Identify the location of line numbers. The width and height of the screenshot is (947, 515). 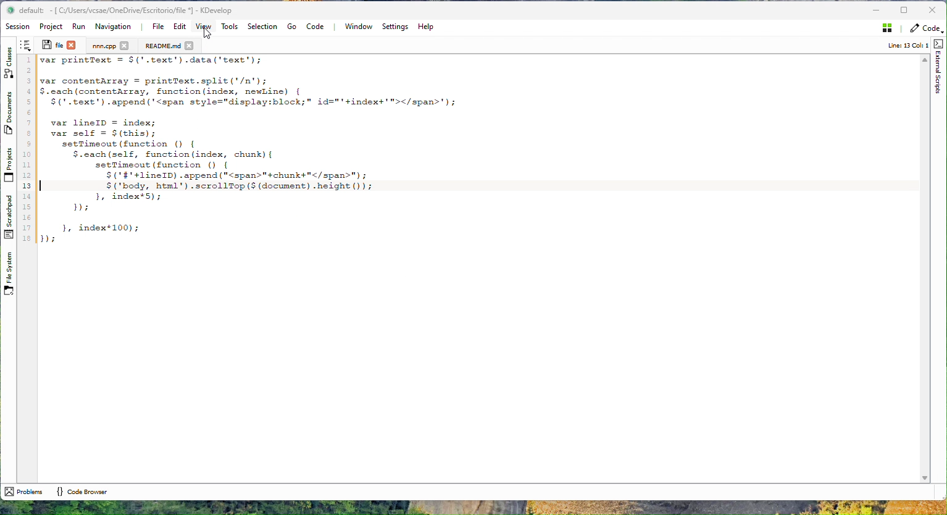
(27, 150).